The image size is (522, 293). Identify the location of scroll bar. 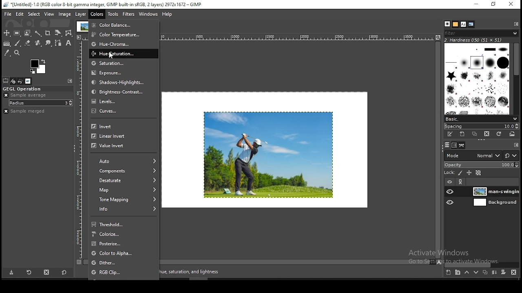
(438, 150).